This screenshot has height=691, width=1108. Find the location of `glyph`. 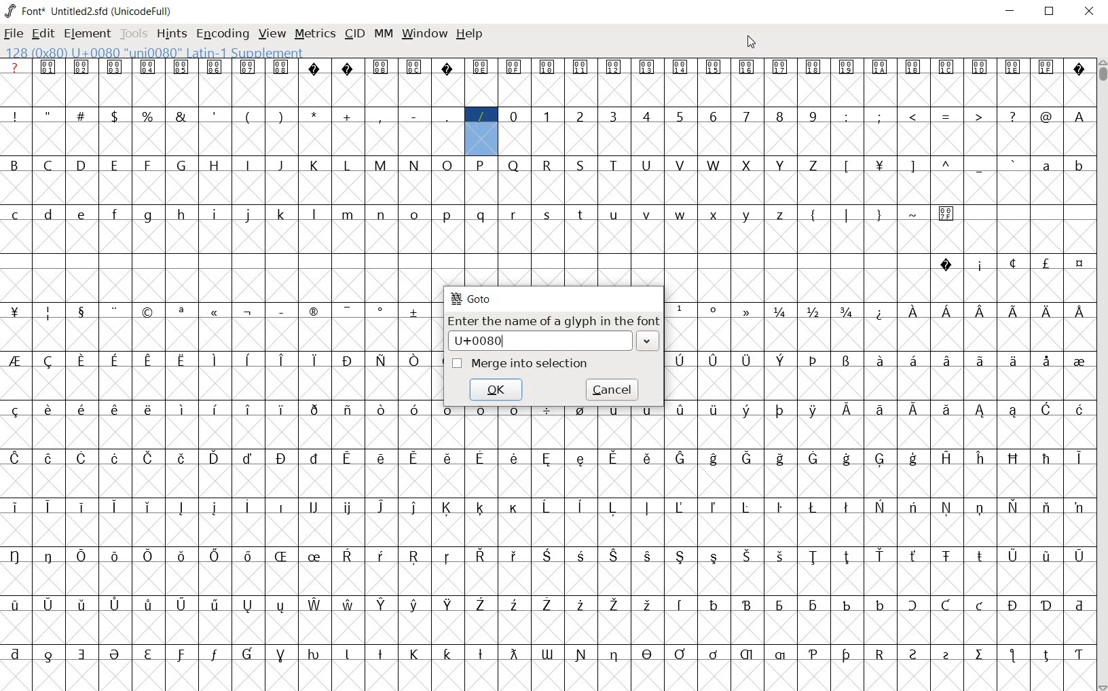

glyph is located at coordinates (781, 216).